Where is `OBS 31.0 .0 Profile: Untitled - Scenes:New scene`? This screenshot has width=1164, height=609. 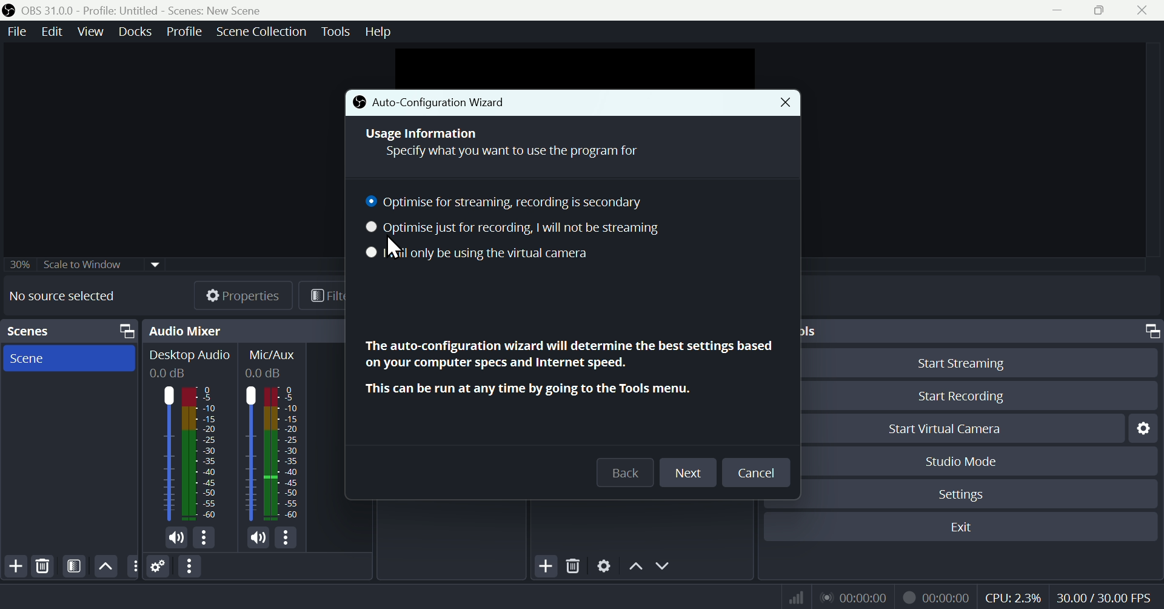
OBS 31.0 .0 Profile: Untitled - Scenes:New scene is located at coordinates (144, 10).